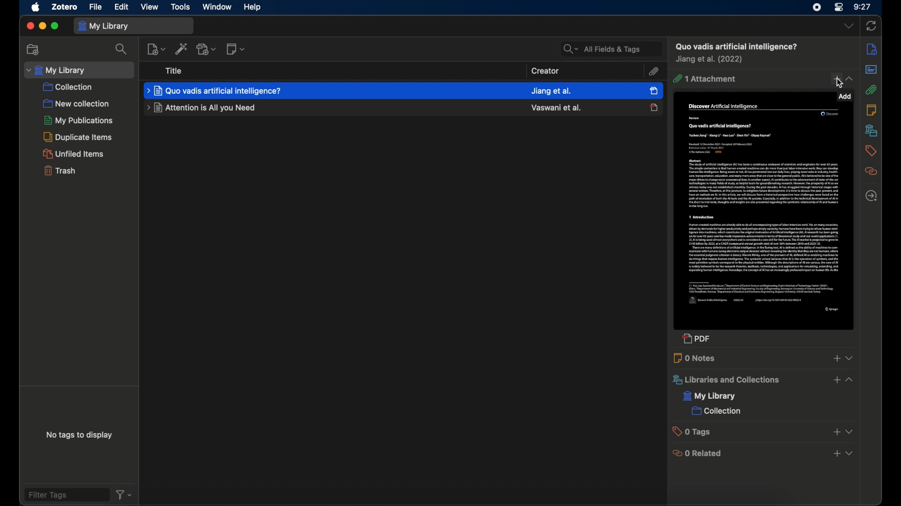 The image size is (901, 506). What do you see at coordinates (80, 137) in the screenshot?
I see `duplicate items` at bounding box center [80, 137].